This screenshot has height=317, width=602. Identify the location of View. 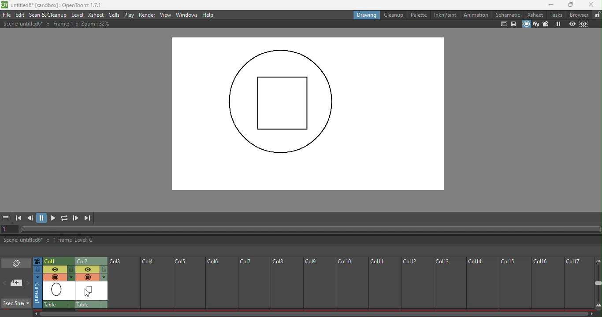
(166, 15).